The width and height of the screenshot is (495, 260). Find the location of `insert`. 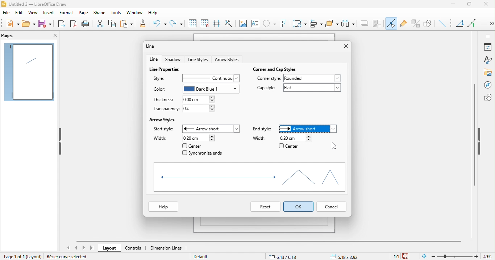

insert is located at coordinates (48, 13).